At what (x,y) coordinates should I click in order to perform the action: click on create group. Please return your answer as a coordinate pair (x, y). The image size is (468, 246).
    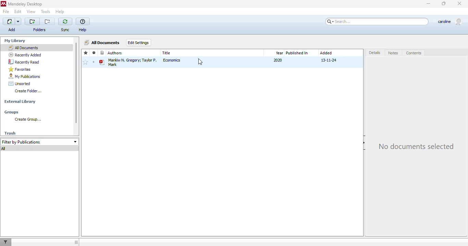
    Looking at the image, I should click on (27, 120).